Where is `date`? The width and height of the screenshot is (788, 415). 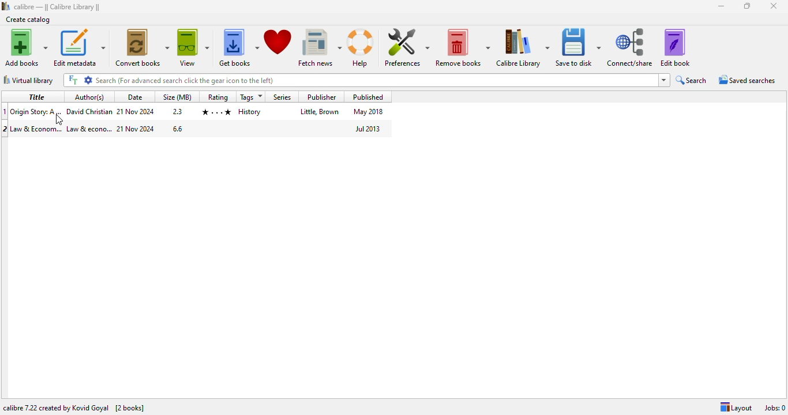 date is located at coordinates (136, 111).